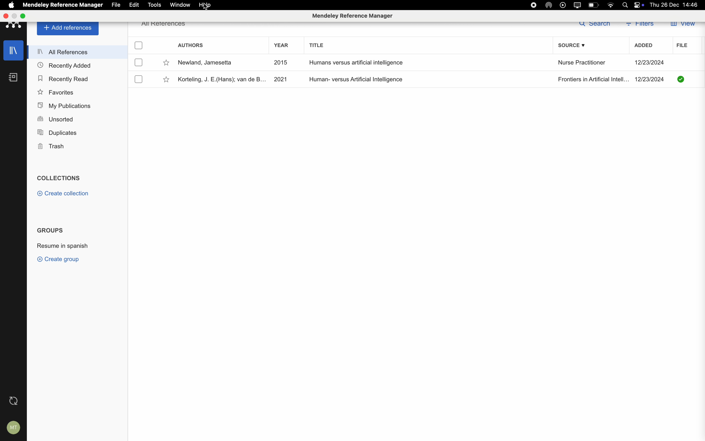  What do you see at coordinates (573, 45) in the screenshot?
I see `source` at bounding box center [573, 45].